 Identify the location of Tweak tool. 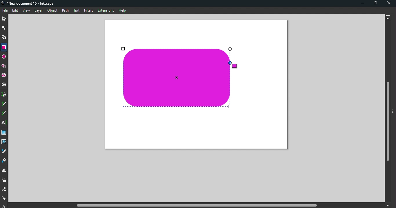
(5, 171).